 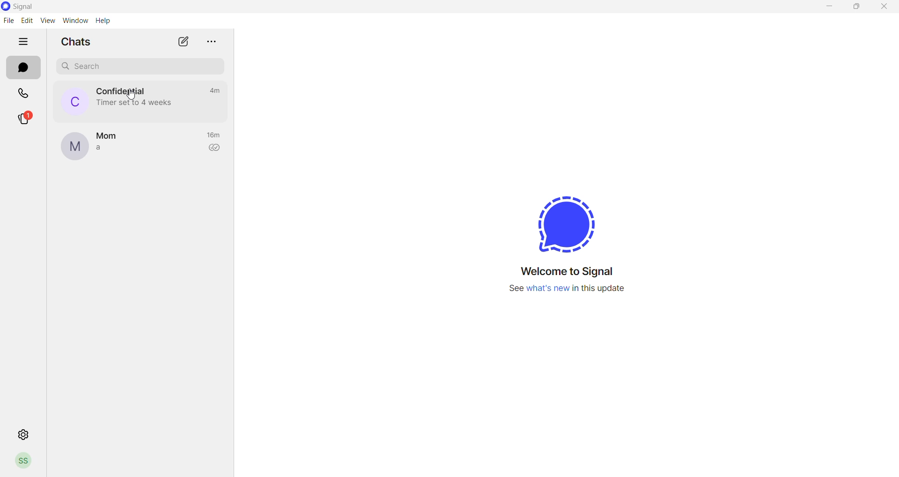 What do you see at coordinates (110, 133) in the screenshot?
I see `contact` at bounding box center [110, 133].